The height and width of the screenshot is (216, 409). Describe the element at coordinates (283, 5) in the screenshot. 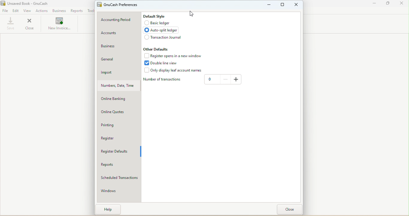

I see `Maxmize` at that location.